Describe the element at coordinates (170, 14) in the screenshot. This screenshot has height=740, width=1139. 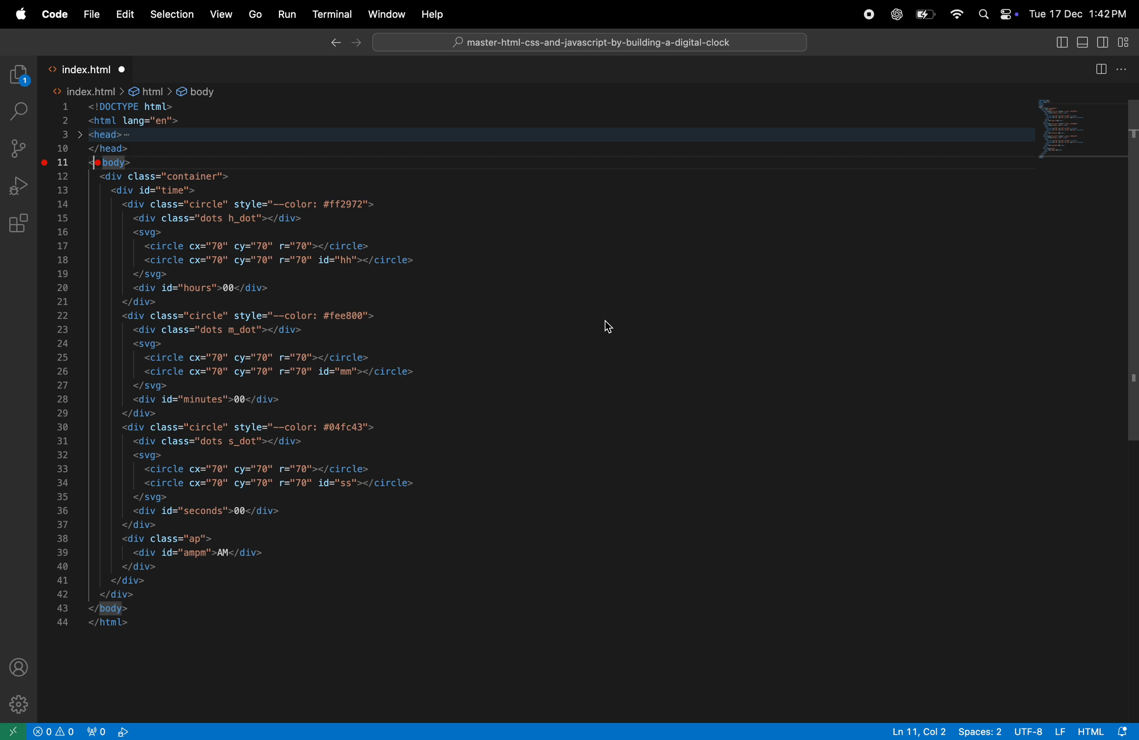
I see `Selection` at that location.